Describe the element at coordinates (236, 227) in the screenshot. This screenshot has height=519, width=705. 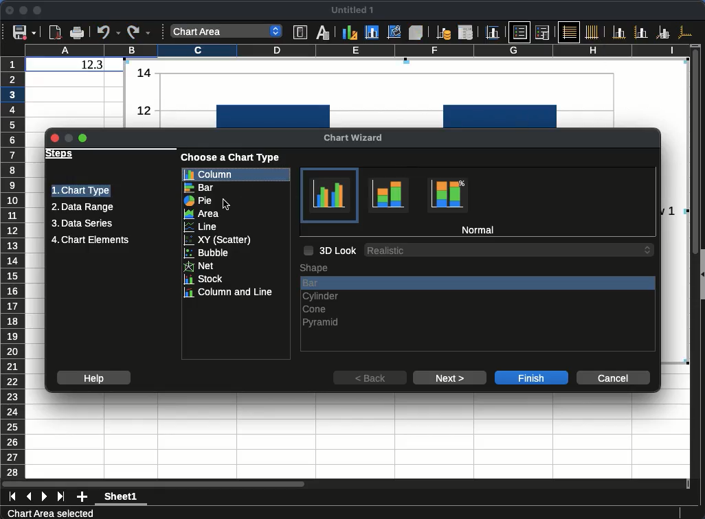
I see `line` at that location.